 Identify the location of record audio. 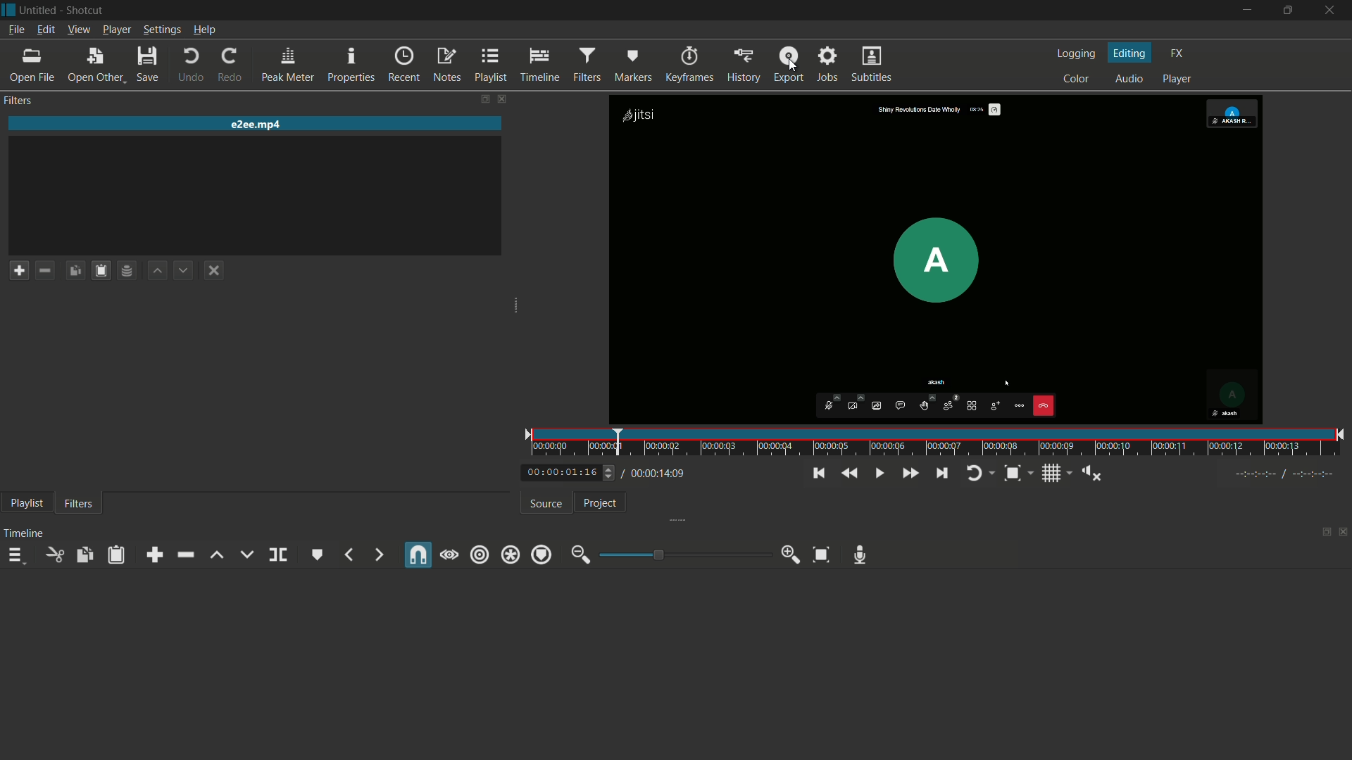
(859, 556).